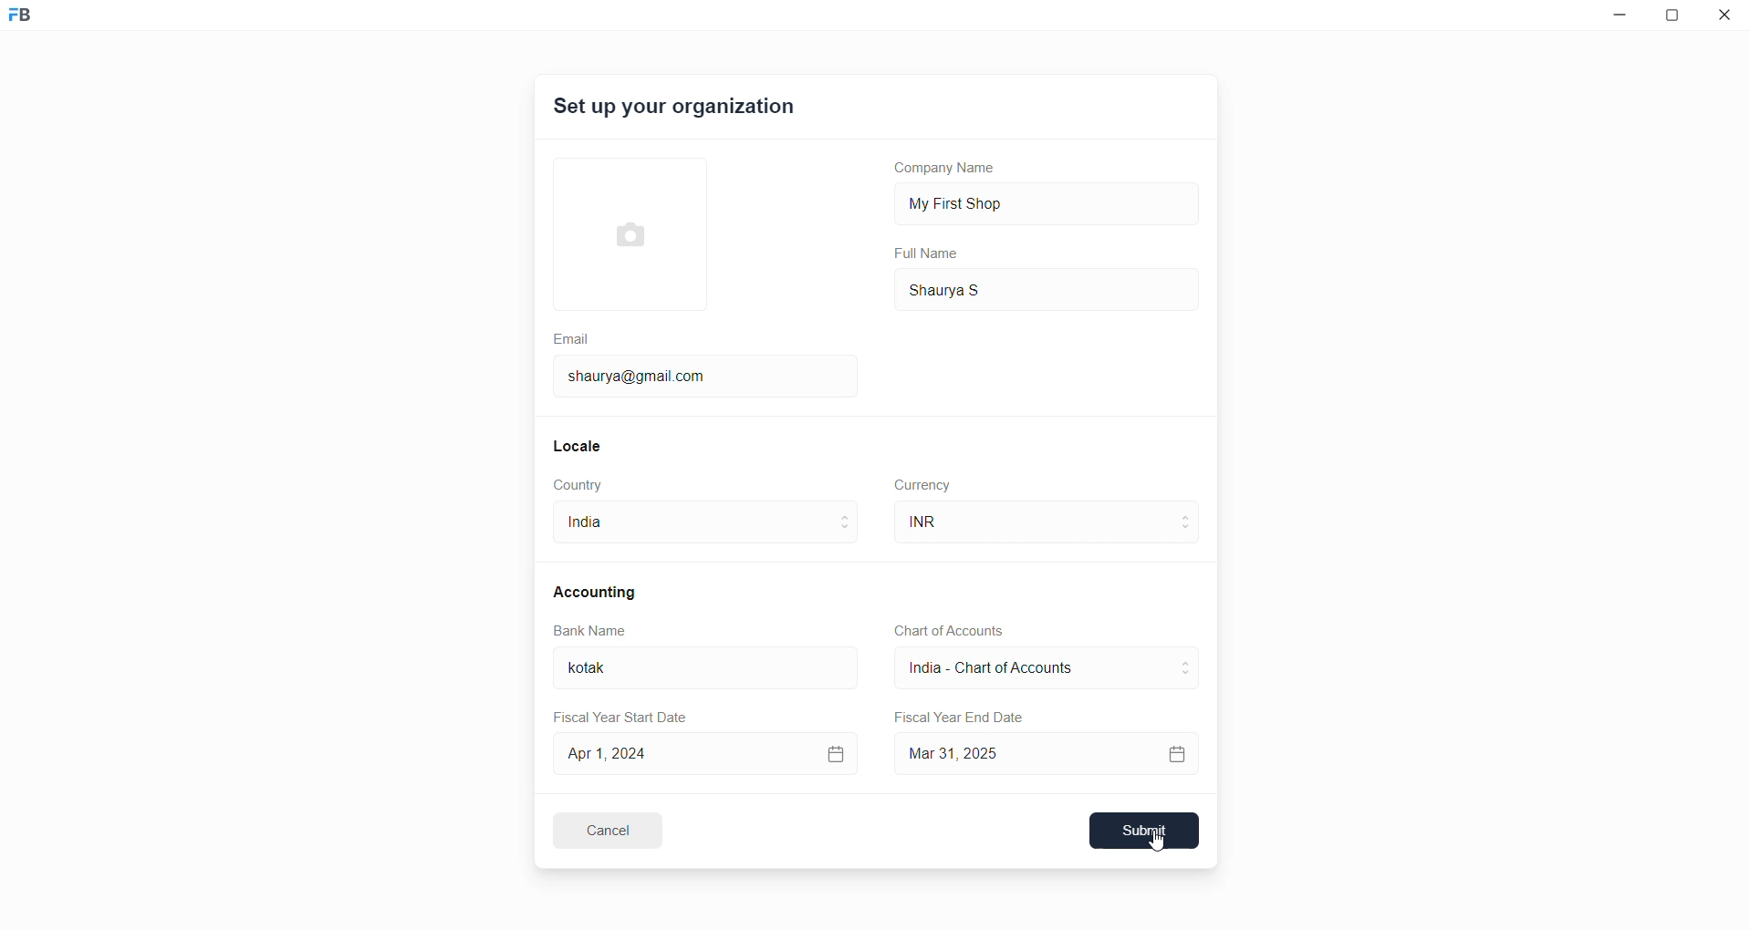 Image resolution: width=1750 pixels, height=930 pixels. I want to click on Apr 1, 2024, so click(703, 752).